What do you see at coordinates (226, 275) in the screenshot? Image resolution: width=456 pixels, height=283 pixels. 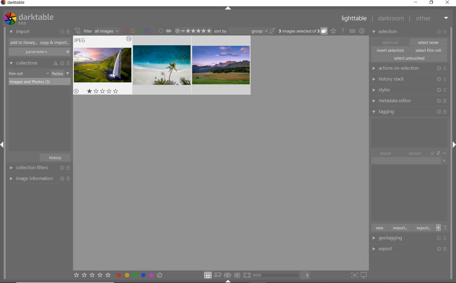 I see `click option to select layout` at bounding box center [226, 275].